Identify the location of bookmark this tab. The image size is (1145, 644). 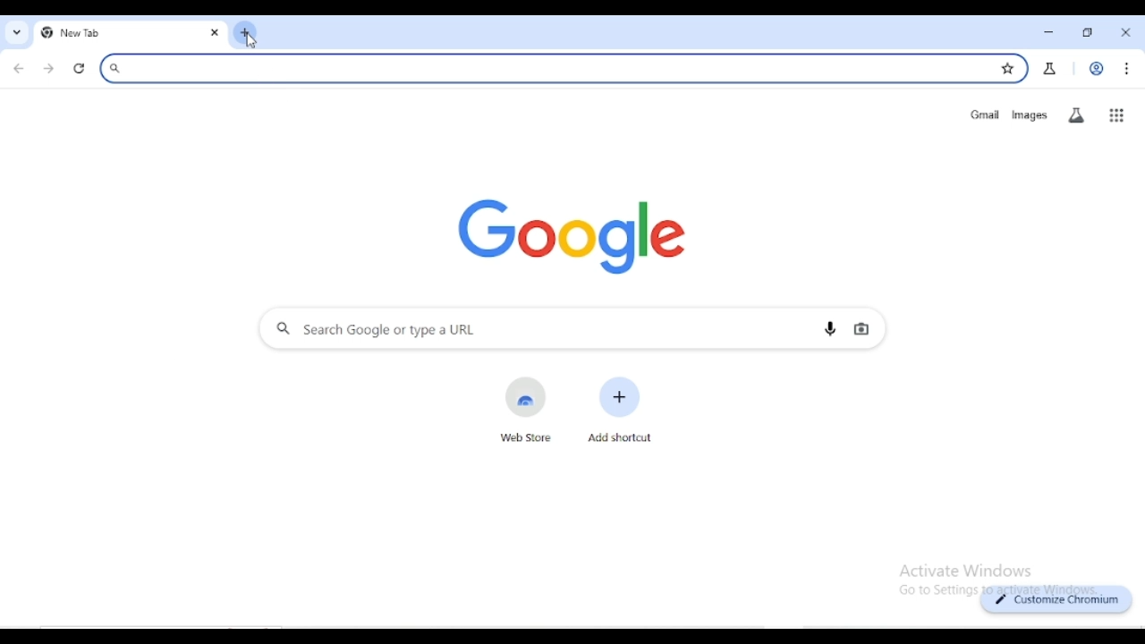
(1007, 68).